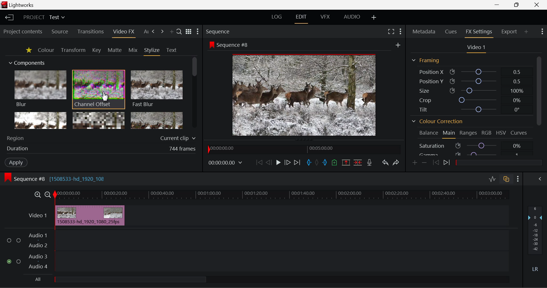 This screenshot has height=288, width=547. I want to click on Source, so click(60, 31).